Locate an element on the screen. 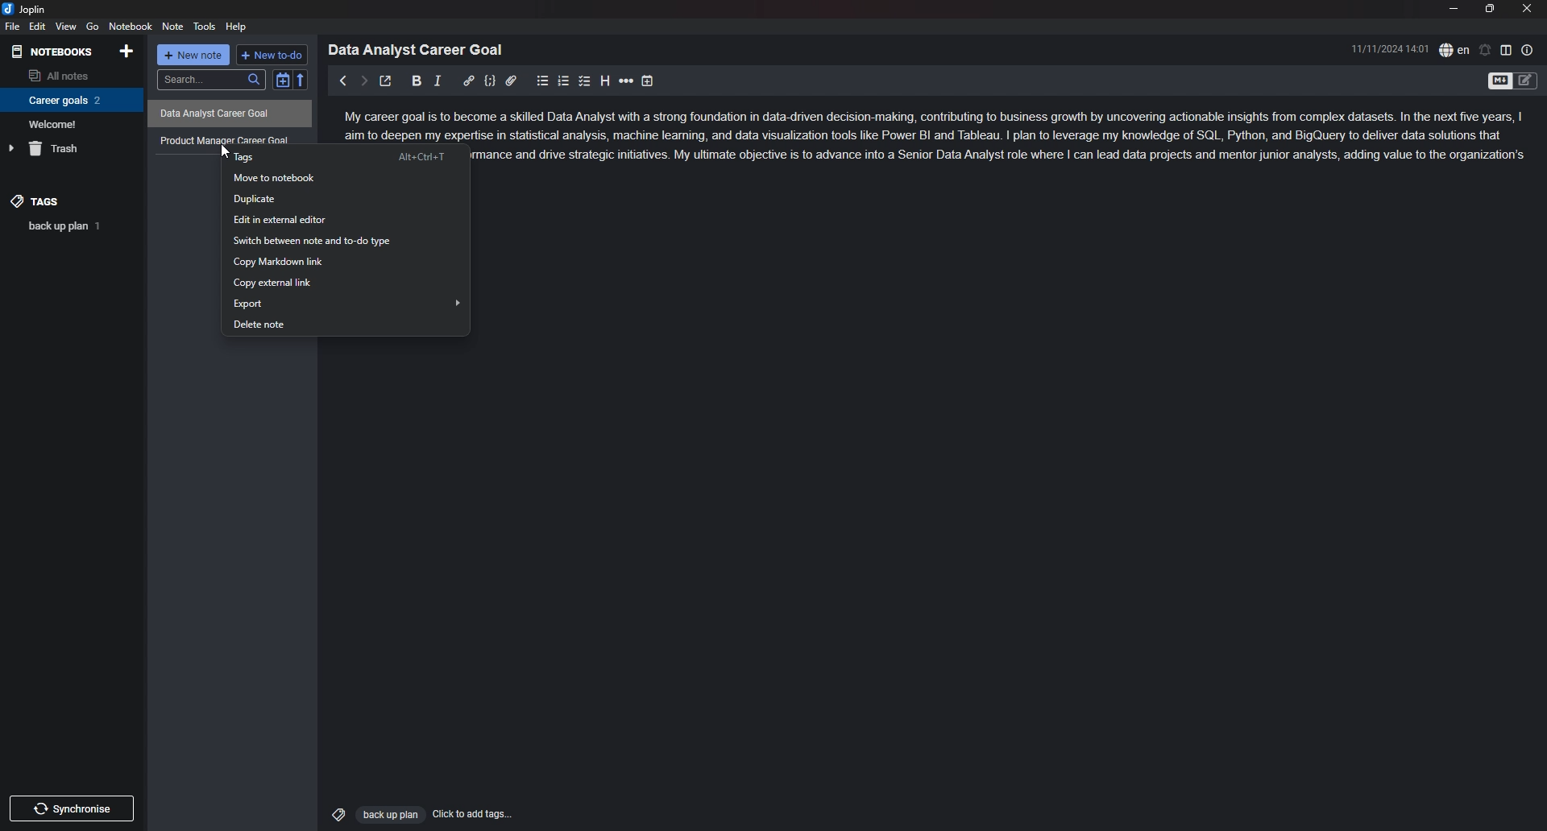 The height and width of the screenshot is (831, 1547). all notes is located at coordinates (68, 74).